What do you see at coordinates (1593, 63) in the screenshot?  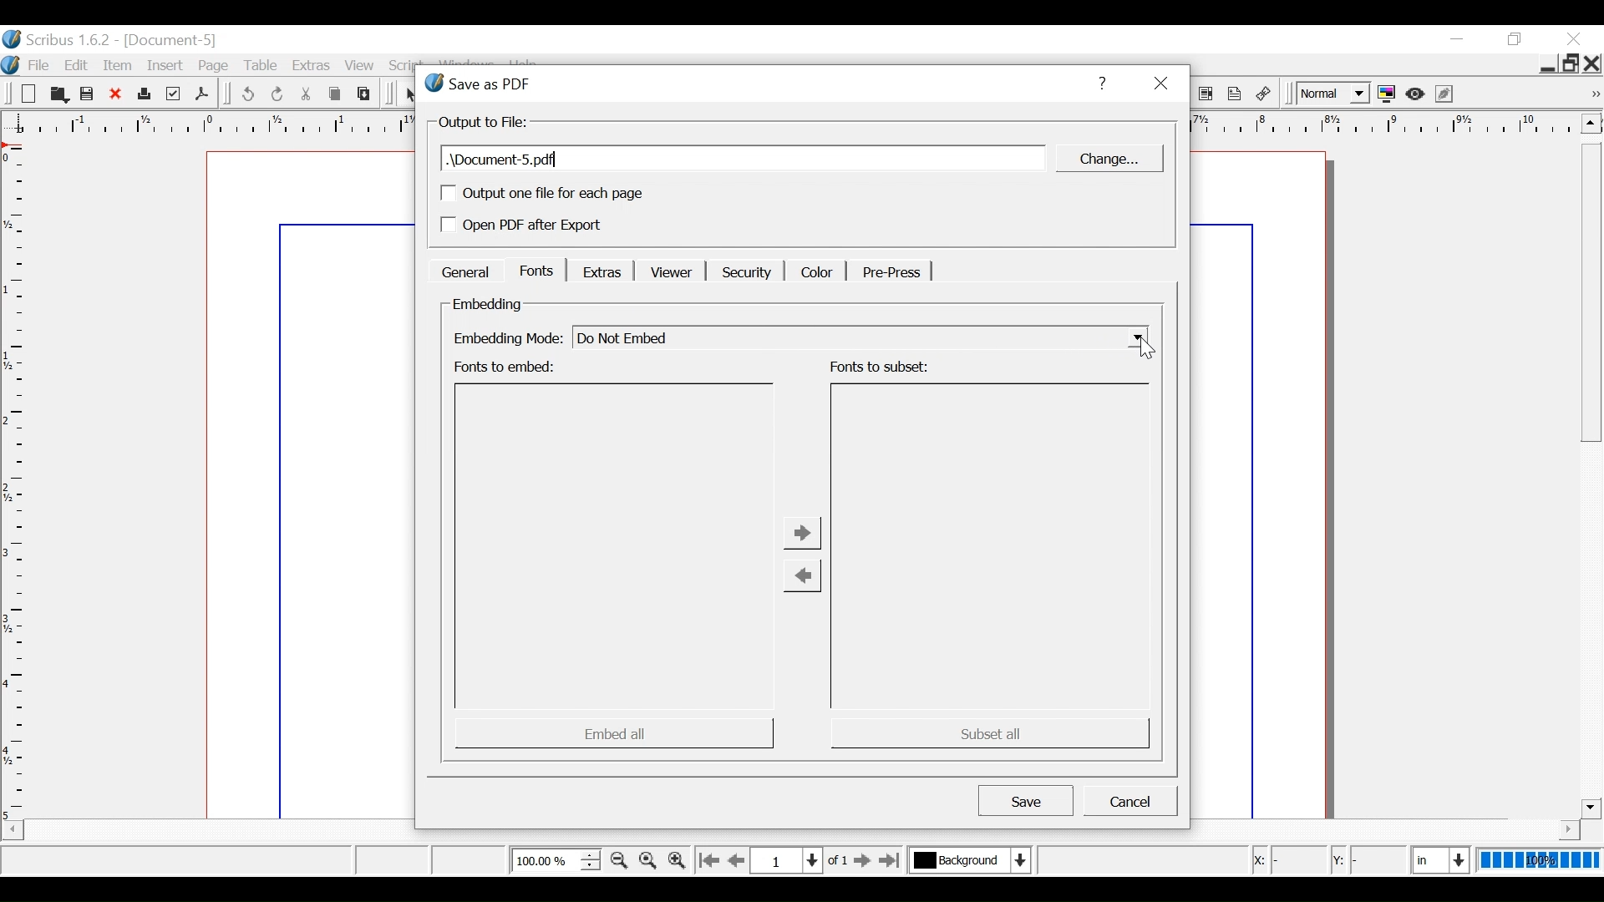 I see `Close` at bounding box center [1593, 63].